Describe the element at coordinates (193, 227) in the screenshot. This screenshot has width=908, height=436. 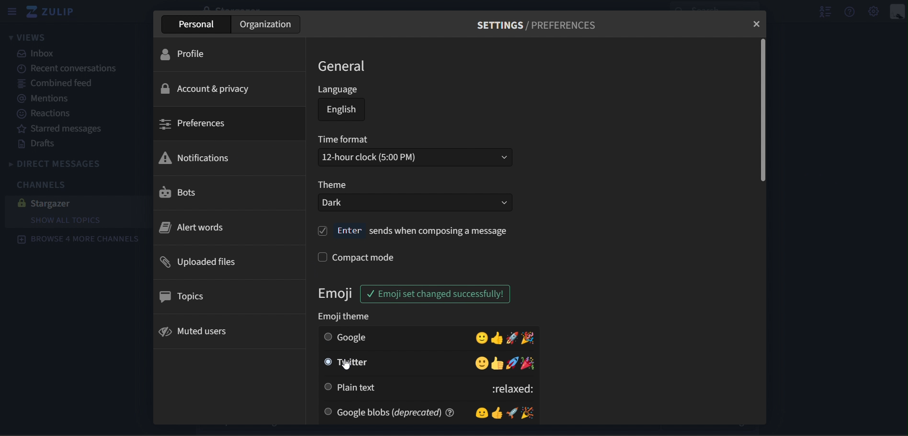
I see `alert words` at that location.